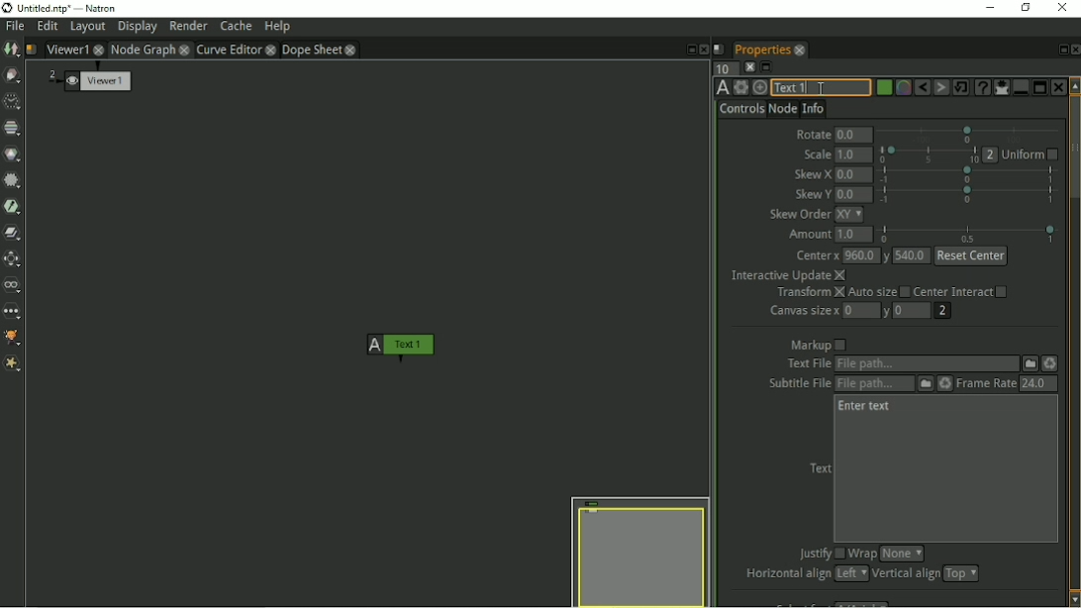  Describe the element at coordinates (8, 8) in the screenshot. I see `logo` at that location.